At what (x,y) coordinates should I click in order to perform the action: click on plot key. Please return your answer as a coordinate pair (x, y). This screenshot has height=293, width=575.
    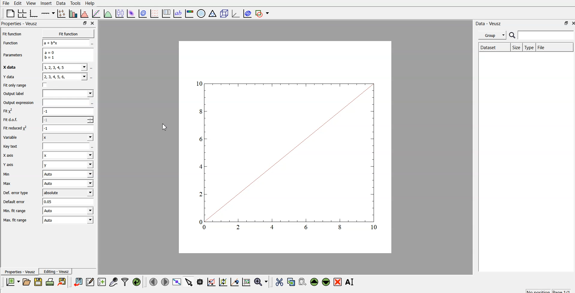
    Looking at the image, I should click on (167, 13).